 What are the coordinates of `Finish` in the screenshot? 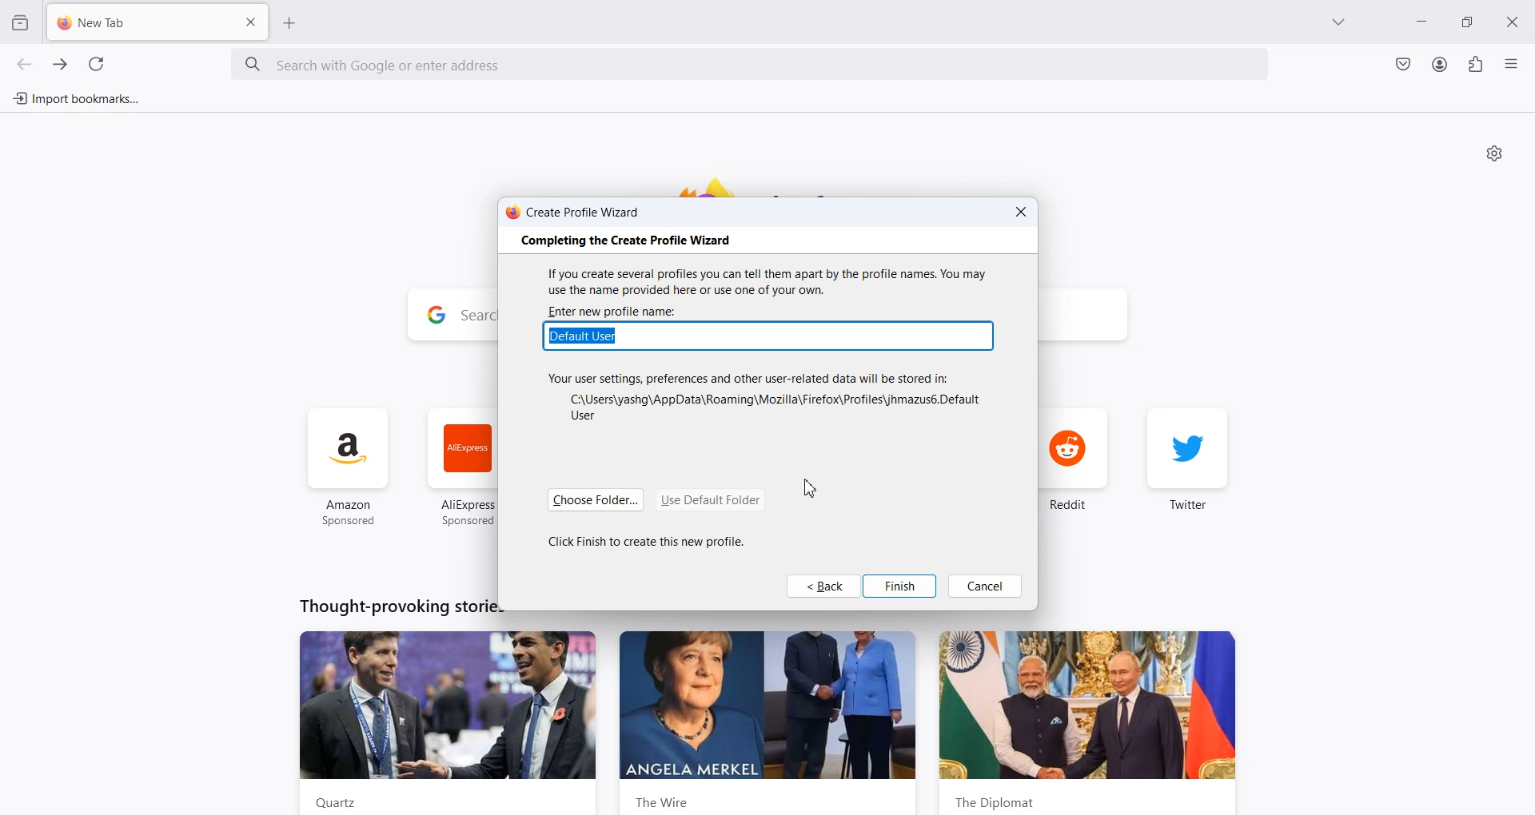 It's located at (900, 585).